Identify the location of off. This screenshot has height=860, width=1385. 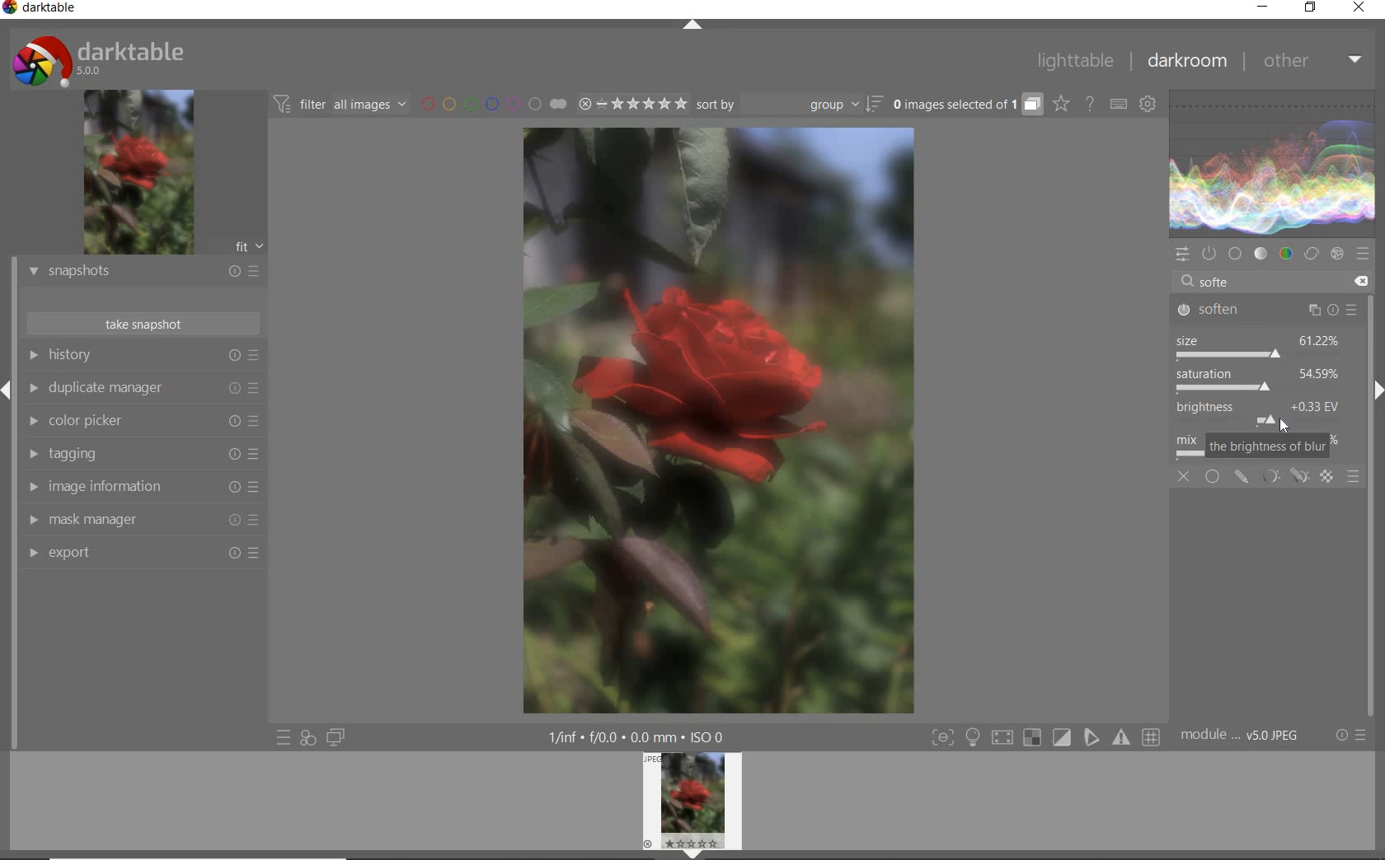
(1184, 477).